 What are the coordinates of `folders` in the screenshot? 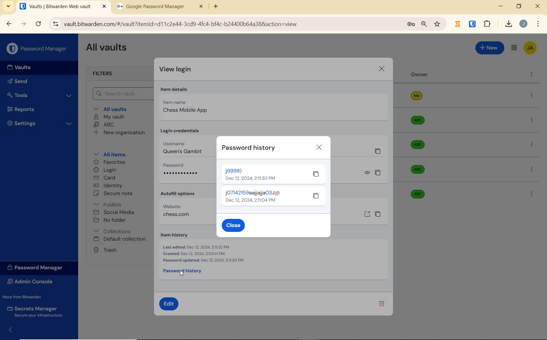 It's located at (113, 204).